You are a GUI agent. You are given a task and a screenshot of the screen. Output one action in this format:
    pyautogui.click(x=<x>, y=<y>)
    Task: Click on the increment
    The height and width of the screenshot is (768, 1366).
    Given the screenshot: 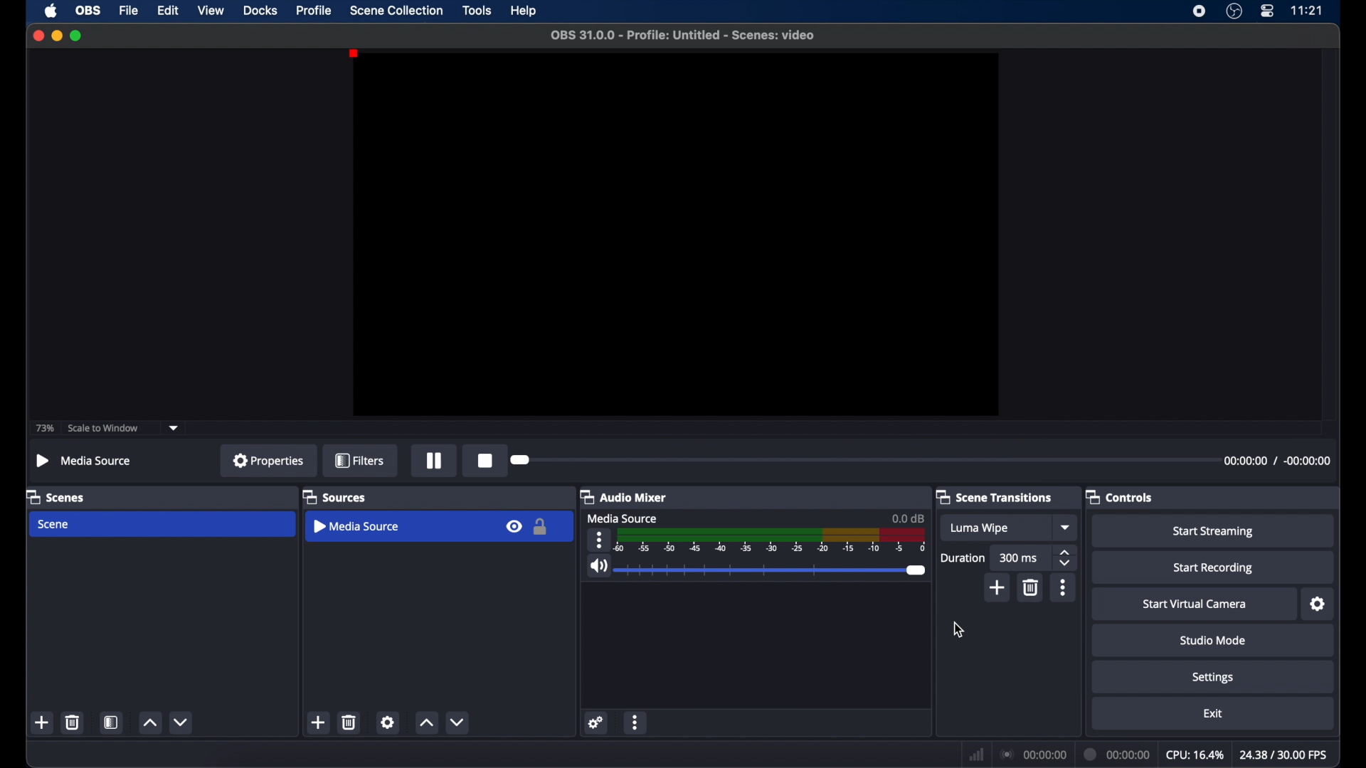 What is the action you would take?
    pyautogui.click(x=149, y=722)
    